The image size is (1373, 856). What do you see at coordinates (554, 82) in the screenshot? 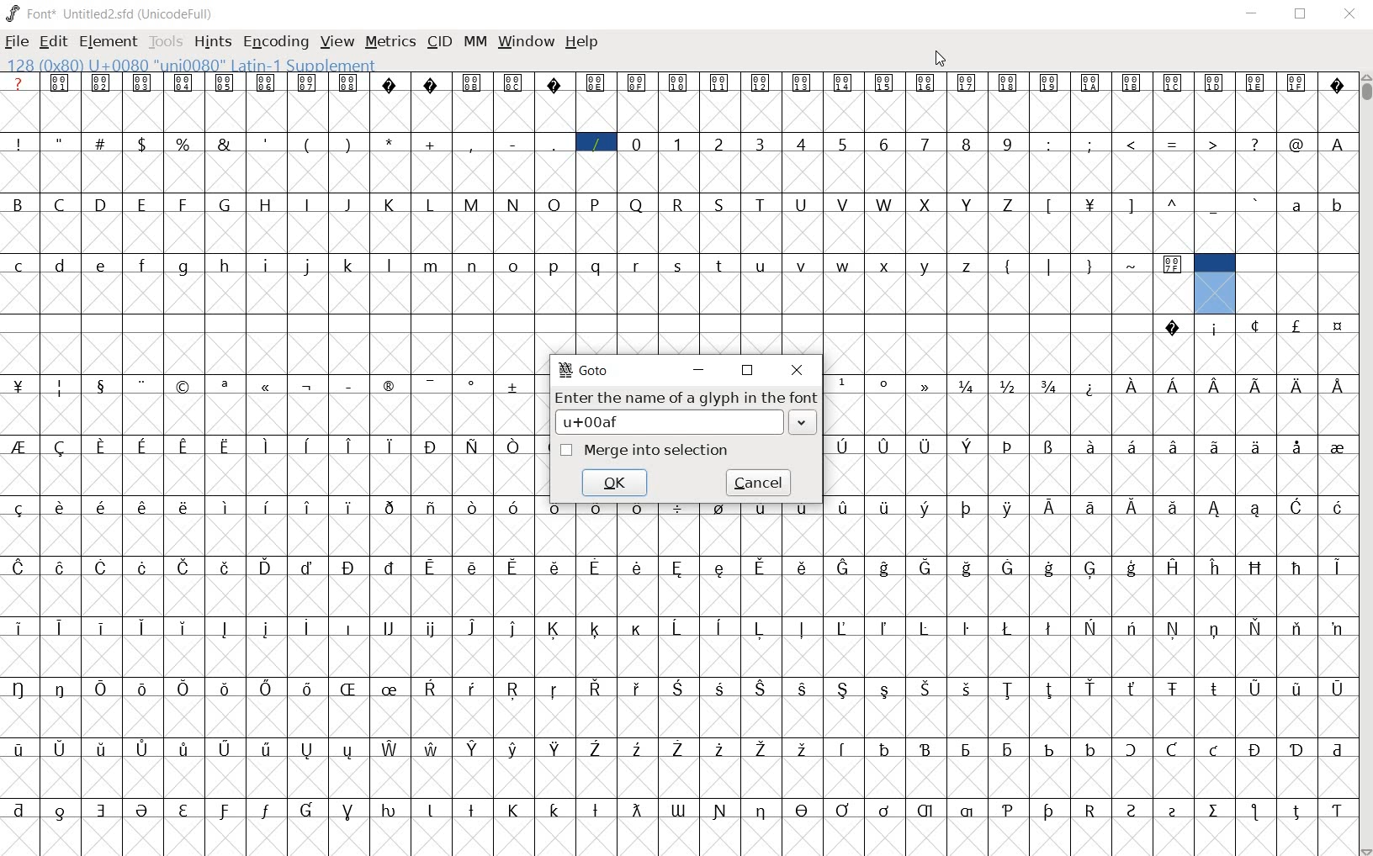
I see `Symbol` at bounding box center [554, 82].